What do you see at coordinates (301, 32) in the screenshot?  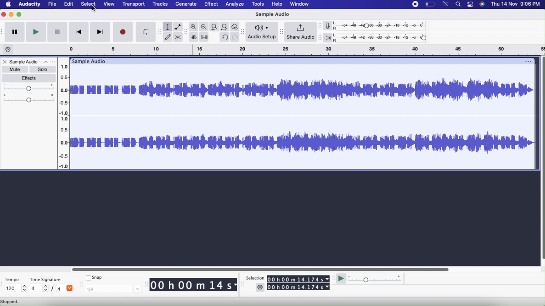 I see `Share Audio` at bounding box center [301, 32].